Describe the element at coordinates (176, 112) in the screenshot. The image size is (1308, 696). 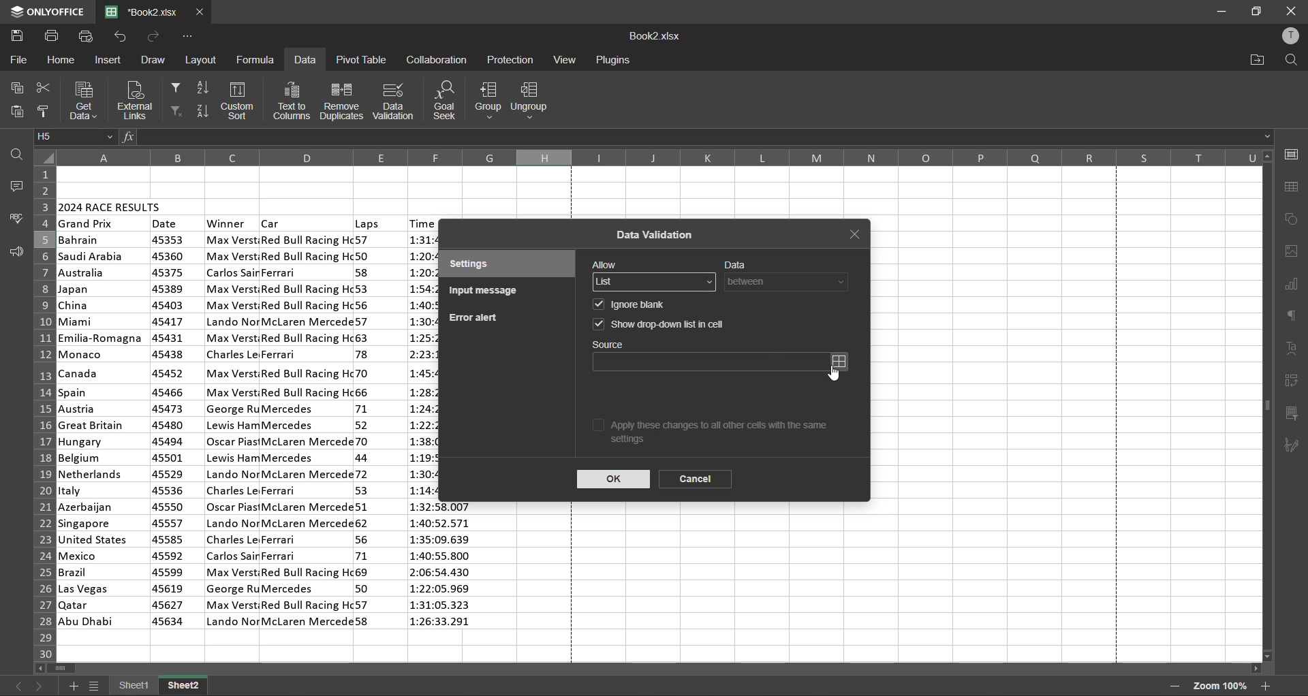
I see `clear filter` at that location.